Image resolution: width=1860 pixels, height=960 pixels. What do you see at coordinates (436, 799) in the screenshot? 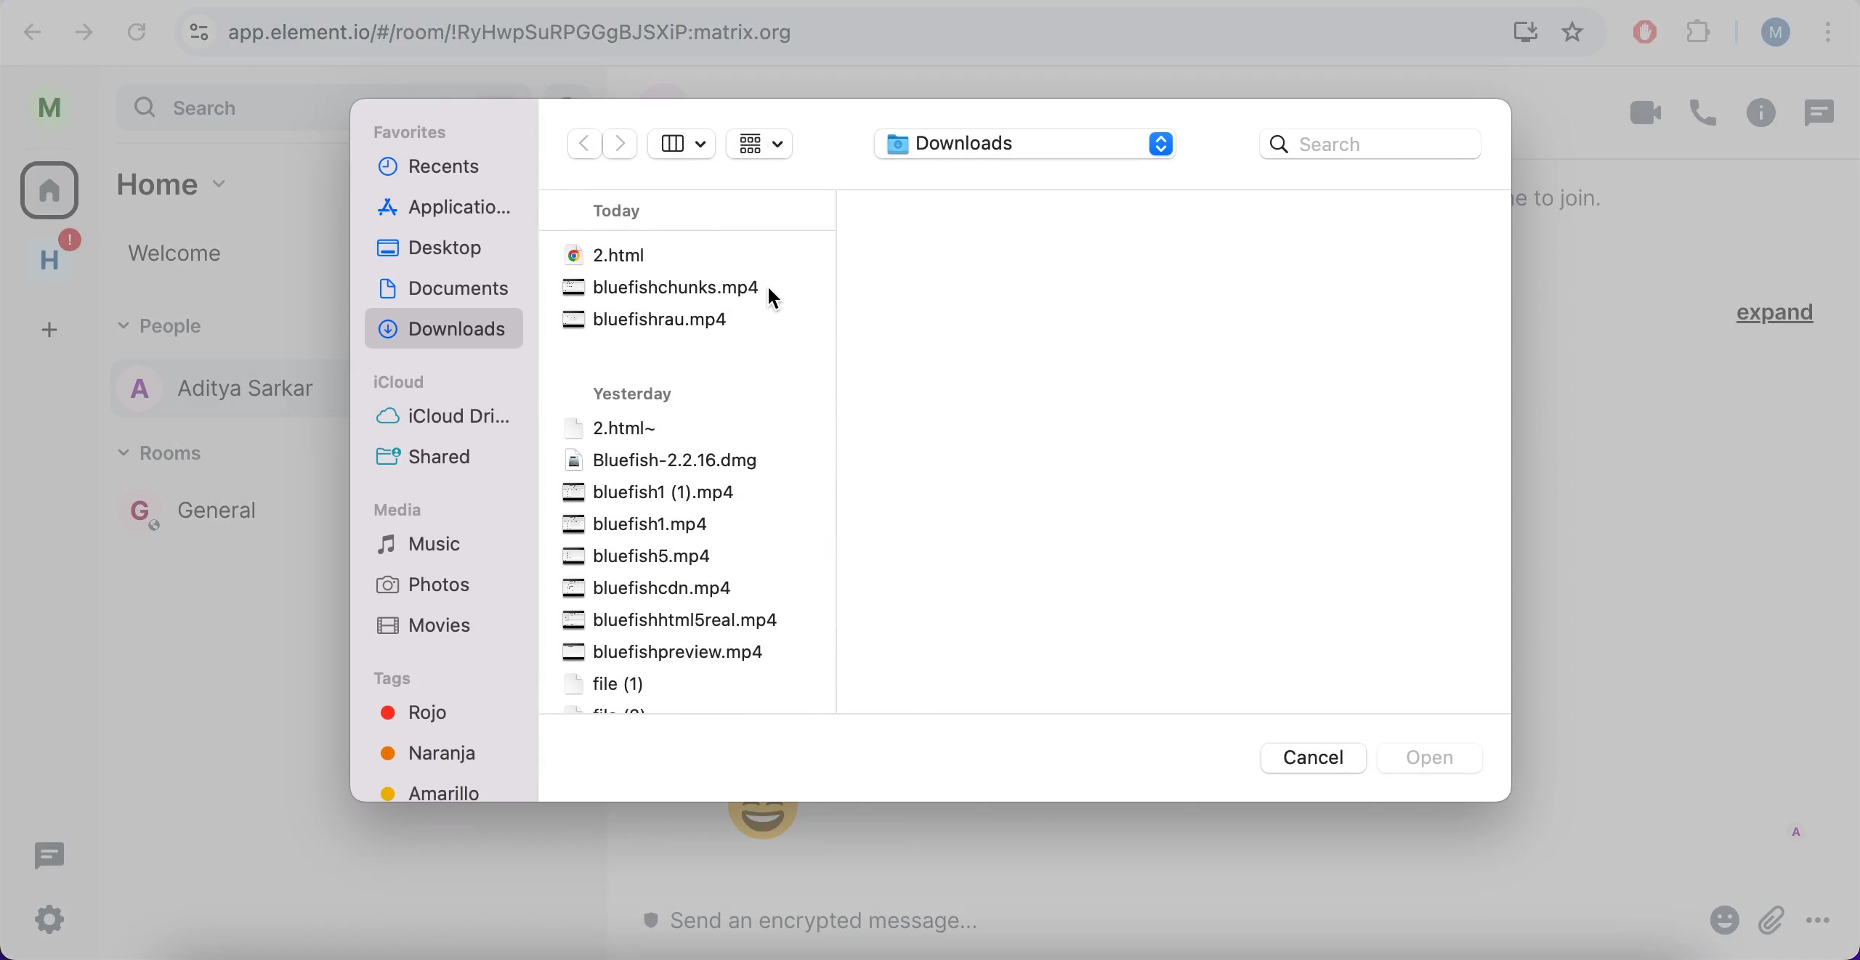
I see `amarillo` at bounding box center [436, 799].